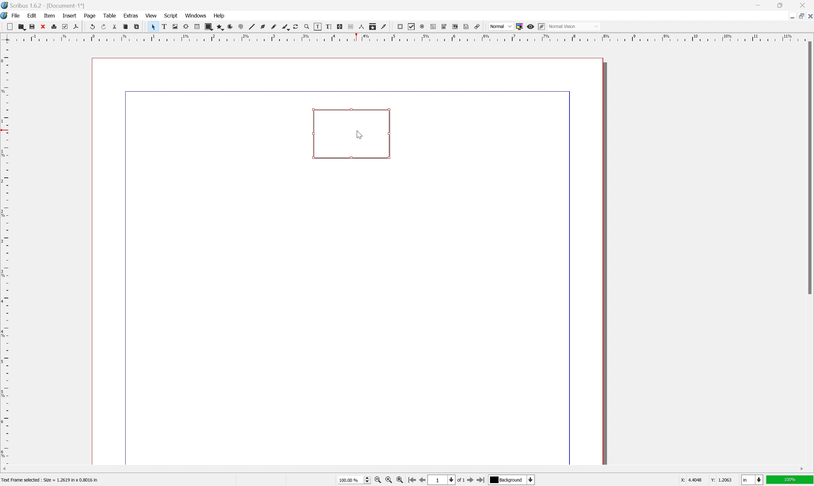 The width and height of the screenshot is (814, 486). Describe the element at coordinates (137, 27) in the screenshot. I see `paste` at that location.